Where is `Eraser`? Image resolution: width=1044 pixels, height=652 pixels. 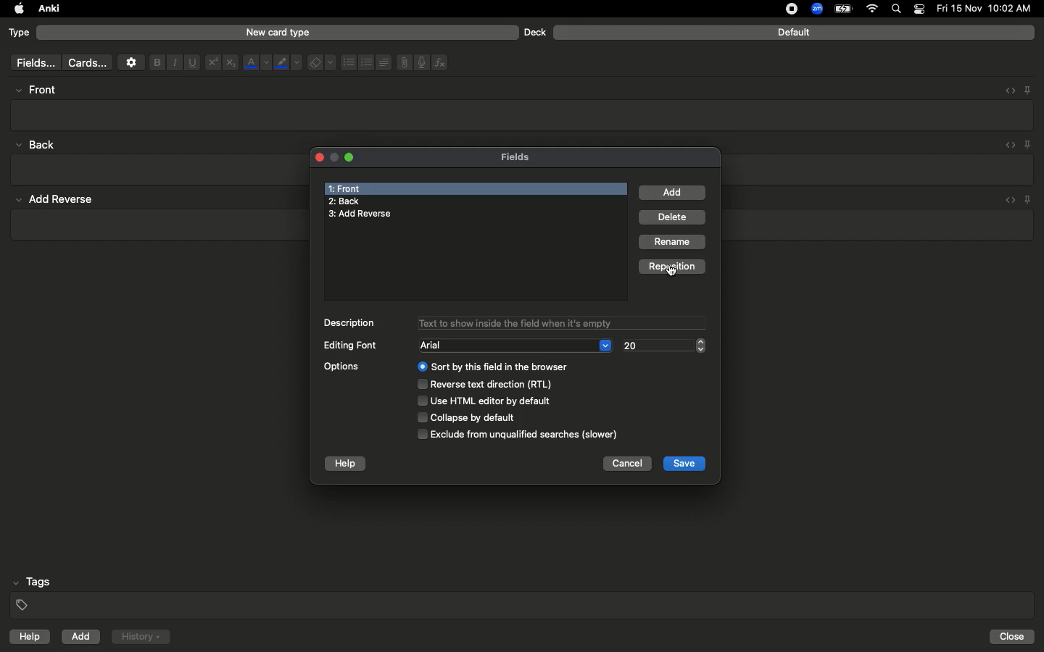
Eraser is located at coordinates (321, 63).